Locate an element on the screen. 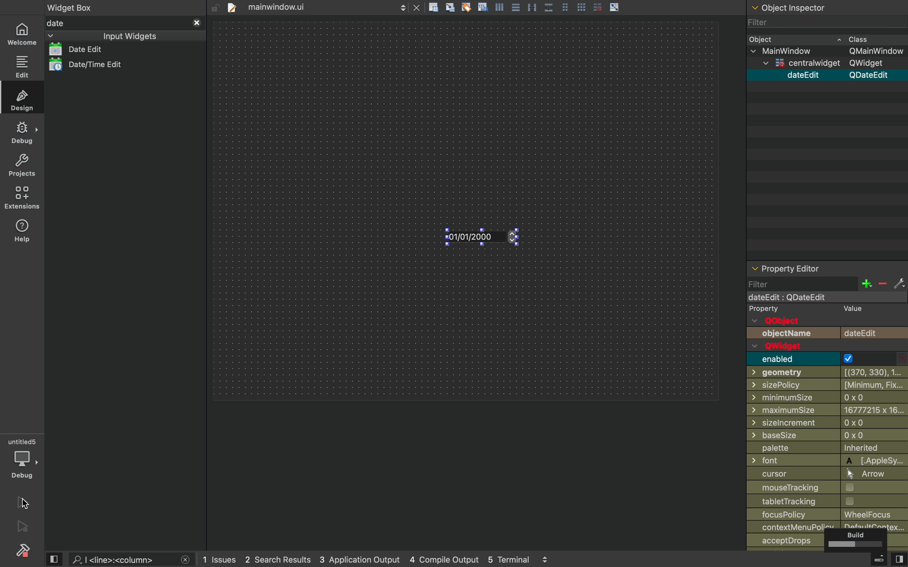 This screenshot has width=908, height=567. centrawidget is located at coordinates (829, 64).